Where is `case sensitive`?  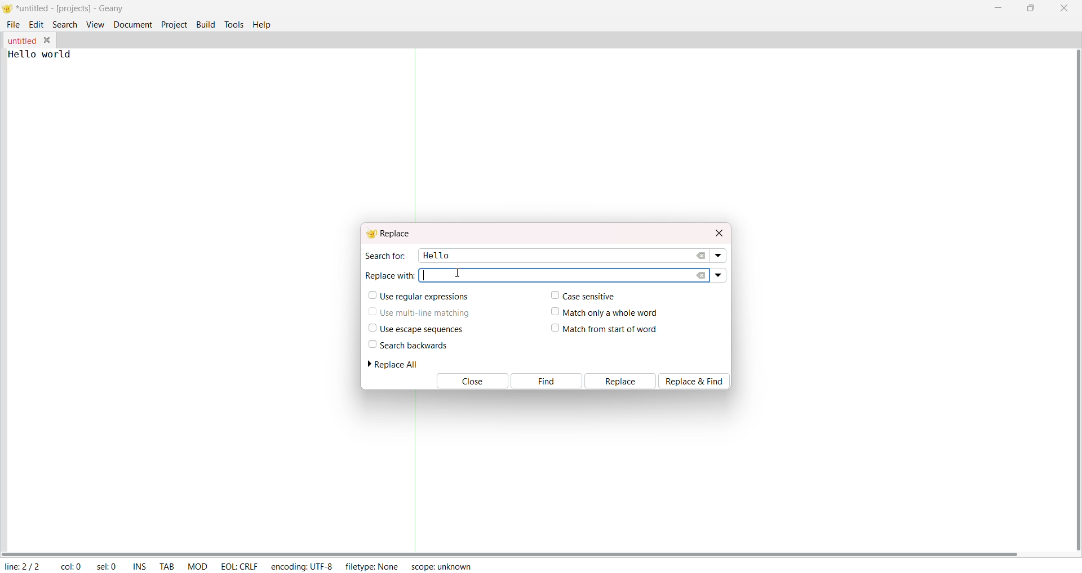 case sensitive is located at coordinates (580, 295).